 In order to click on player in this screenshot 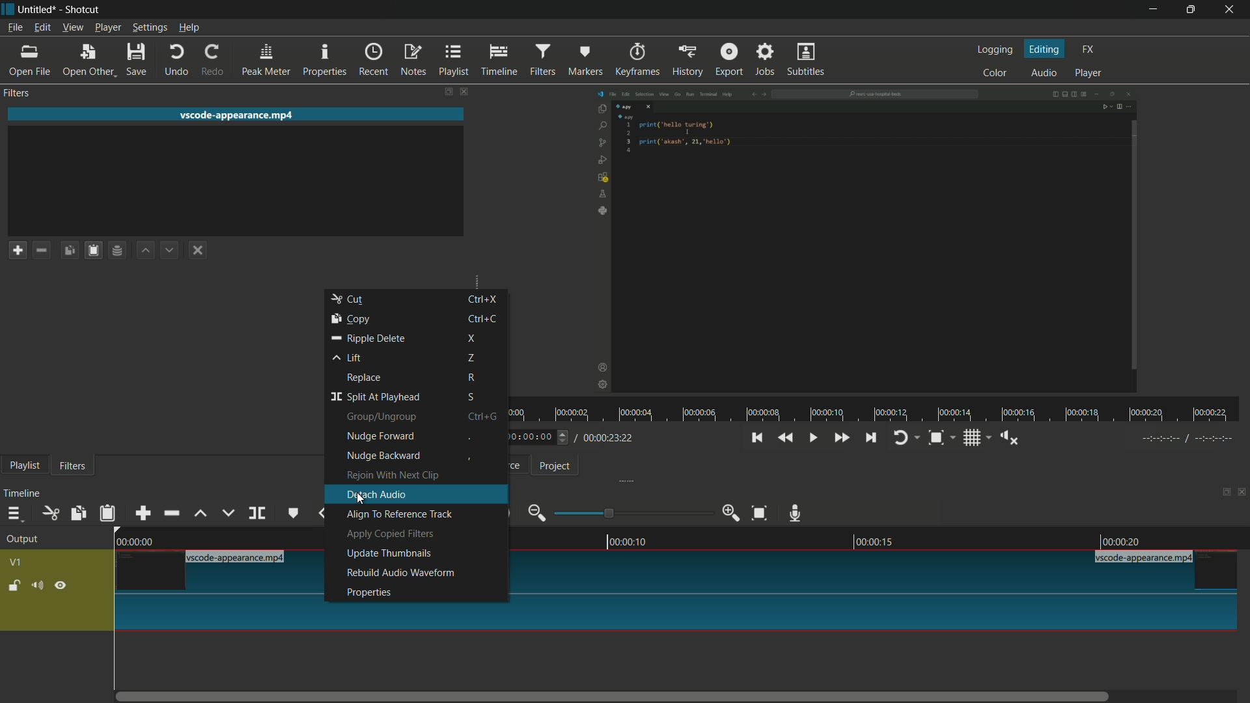, I will do `click(1090, 72)`.